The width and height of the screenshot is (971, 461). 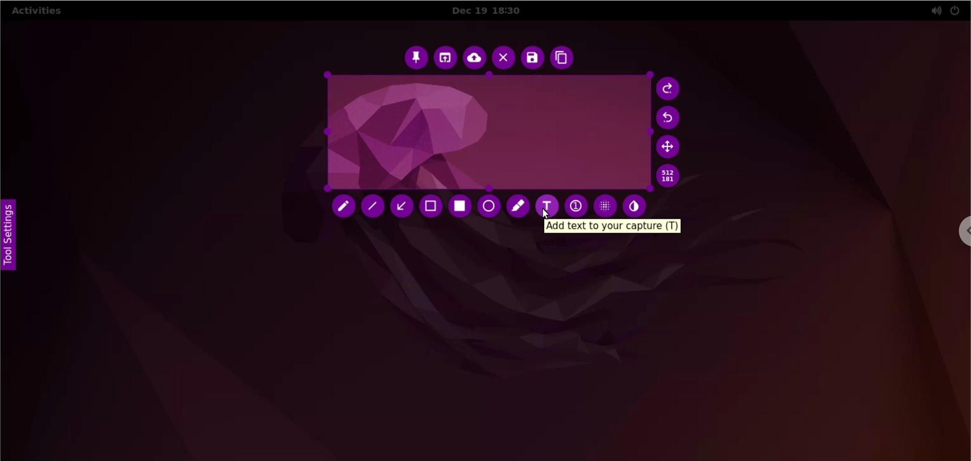 I want to click on move selection, so click(x=667, y=148).